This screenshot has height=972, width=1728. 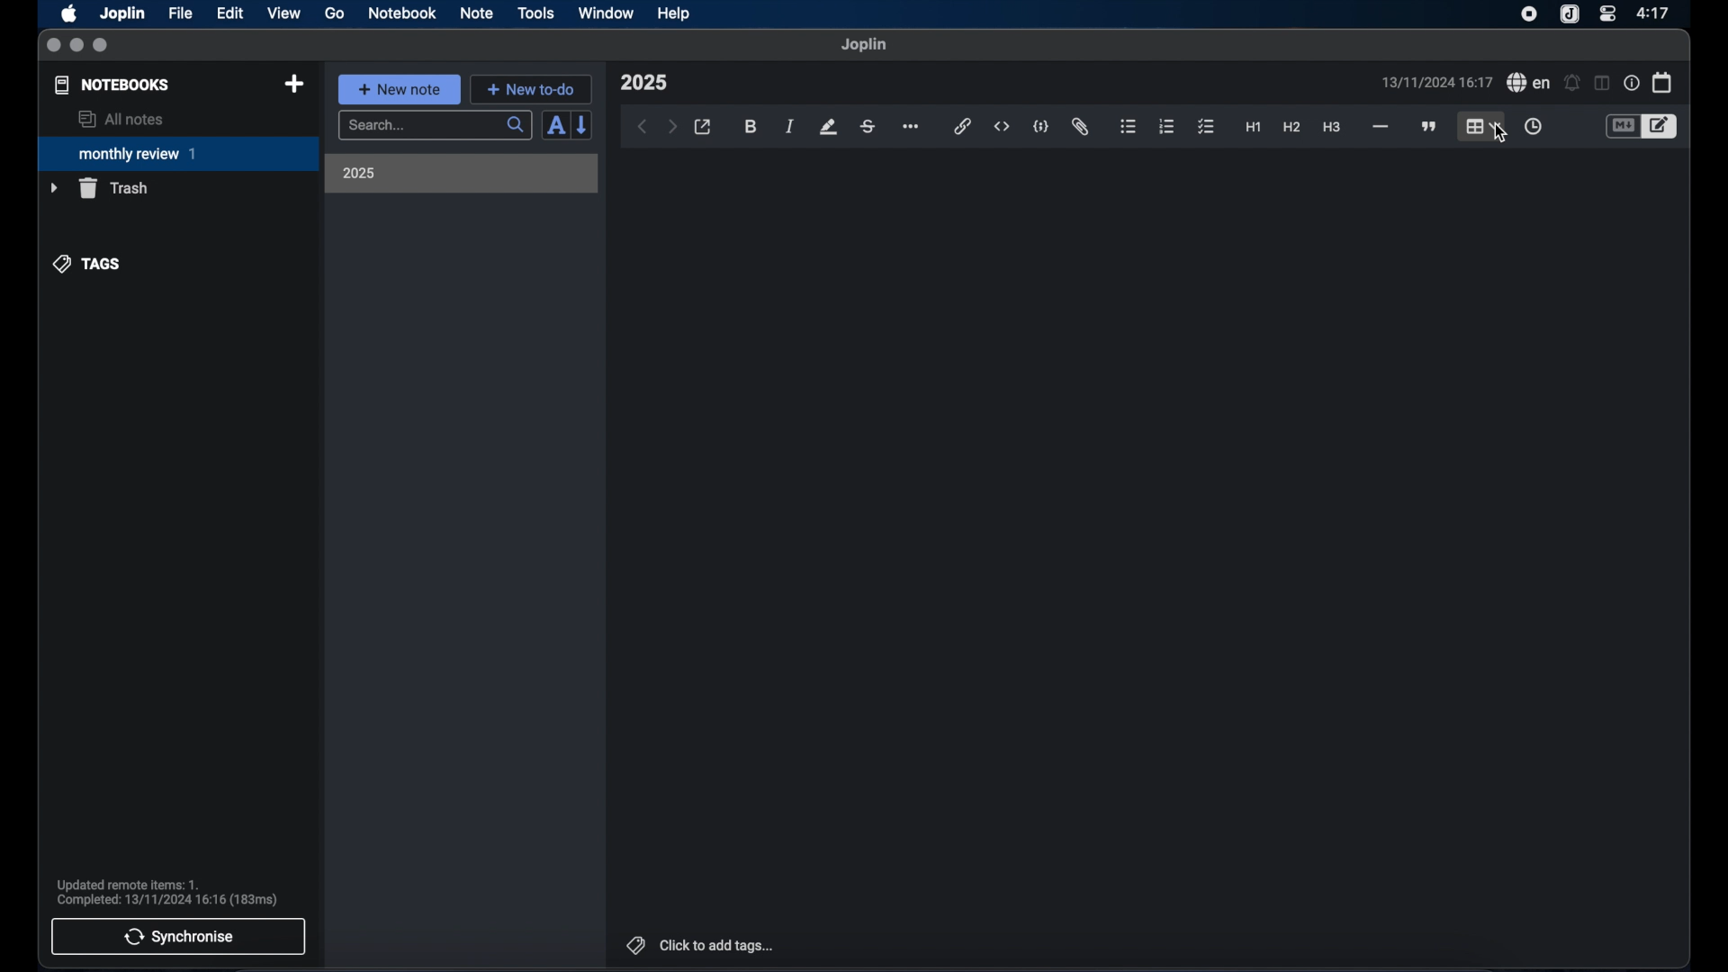 What do you see at coordinates (477, 13) in the screenshot?
I see `note` at bounding box center [477, 13].